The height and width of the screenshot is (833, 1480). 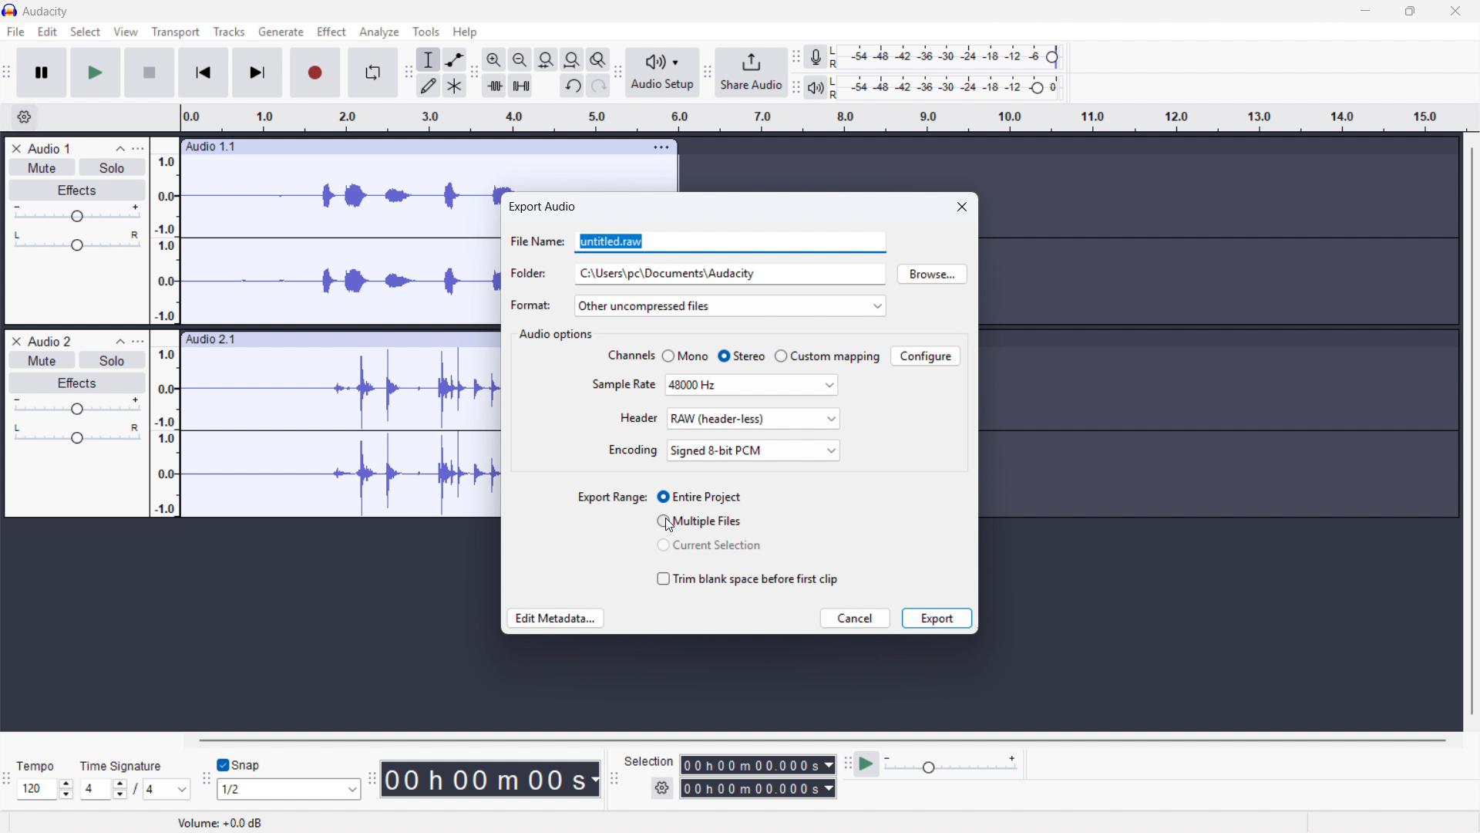 What do you see at coordinates (730, 242) in the screenshot?
I see `File name ` at bounding box center [730, 242].